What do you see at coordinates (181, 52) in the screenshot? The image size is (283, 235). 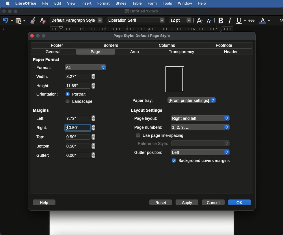 I see `Transparency` at bounding box center [181, 52].